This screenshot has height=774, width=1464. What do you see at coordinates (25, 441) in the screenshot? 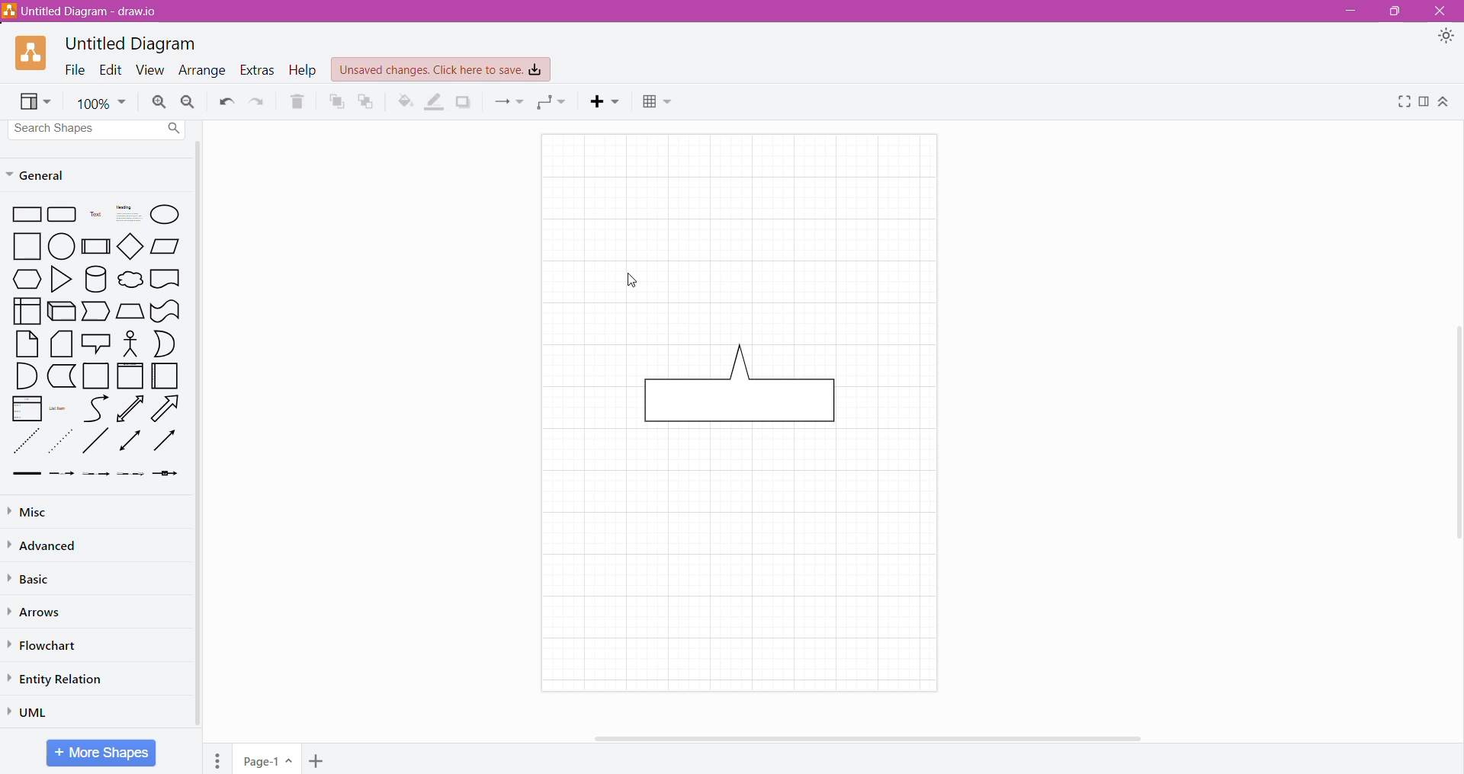
I see `Dotted Line ` at bounding box center [25, 441].